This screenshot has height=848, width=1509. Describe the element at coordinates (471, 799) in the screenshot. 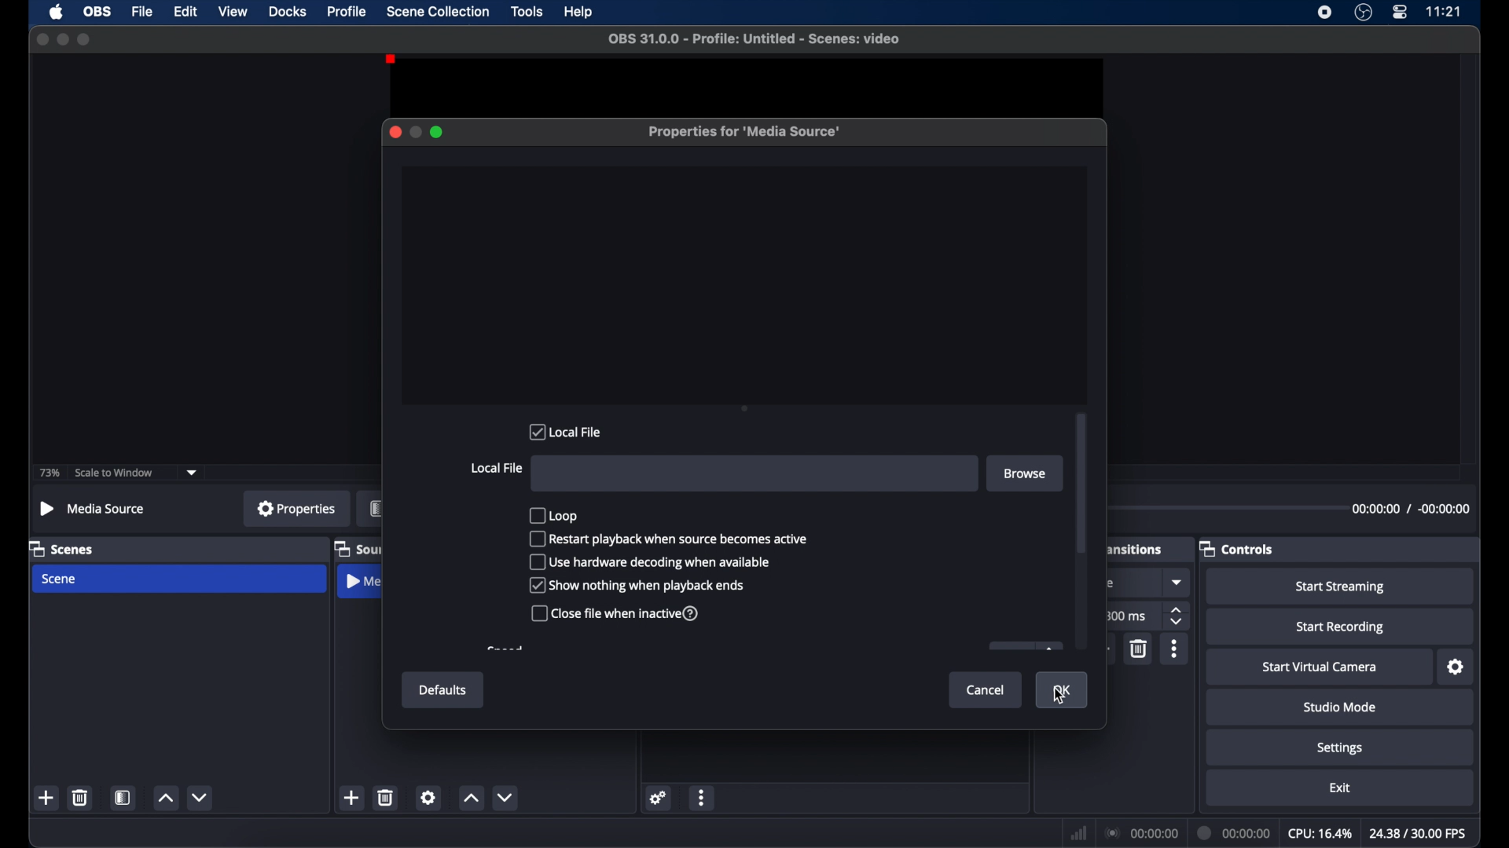

I see `increment` at that location.